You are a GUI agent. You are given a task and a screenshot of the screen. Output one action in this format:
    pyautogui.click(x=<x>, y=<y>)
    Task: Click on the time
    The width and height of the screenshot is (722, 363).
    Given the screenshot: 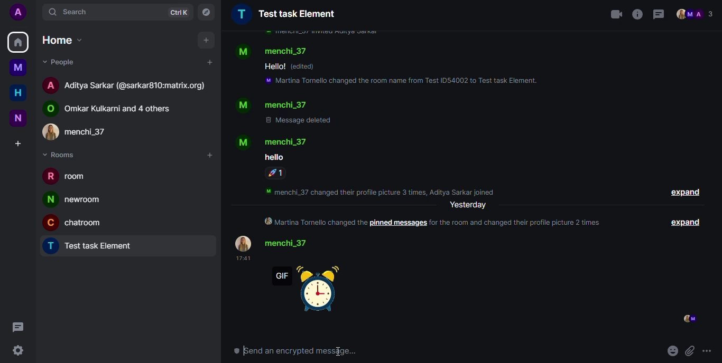 What is the action you would take?
    pyautogui.click(x=242, y=259)
    